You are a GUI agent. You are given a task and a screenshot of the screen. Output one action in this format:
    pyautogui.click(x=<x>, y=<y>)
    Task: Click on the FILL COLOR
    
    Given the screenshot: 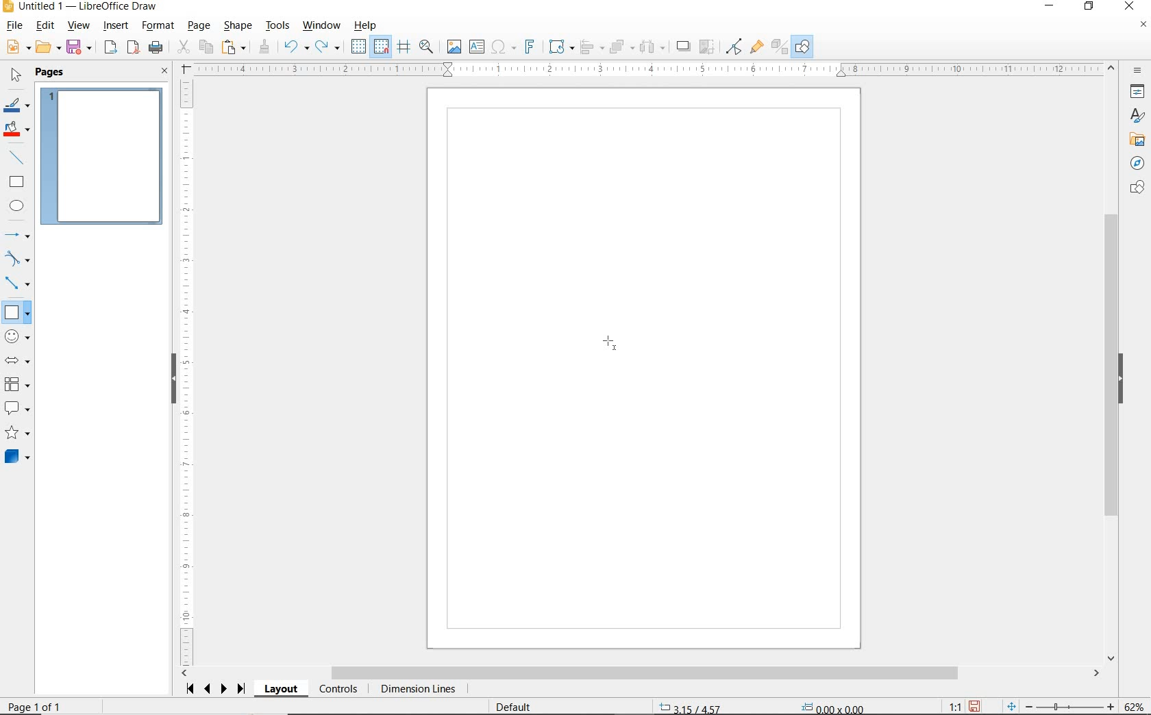 What is the action you would take?
    pyautogui.click(x=18, y=131)
    